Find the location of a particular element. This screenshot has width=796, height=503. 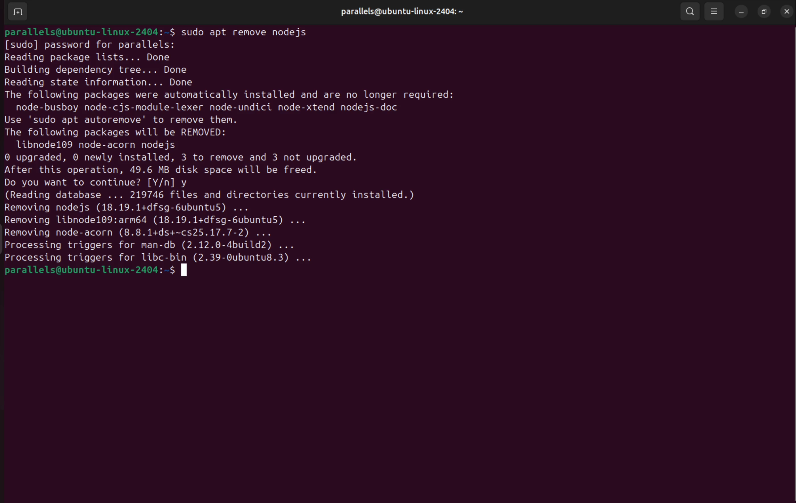

Reading package lists... Done

Building dependency tree... Done

Reading state information... Done

The following packages were automatically installed and are no longer required:
node-busboy node-cjs-module-lexer node-undici node-xtend nodejs-doc

Use 'sudo apt autoremove' to remove them.

The following packages will be REMOVED:
1ibnode109 node-acorn nodejs

0 upgraded, 0 newly installed, 3 to remove and 3 not upgraded.

After this operation, 49.6 MB disk space will be freed. is located at coordinates (228, 114).